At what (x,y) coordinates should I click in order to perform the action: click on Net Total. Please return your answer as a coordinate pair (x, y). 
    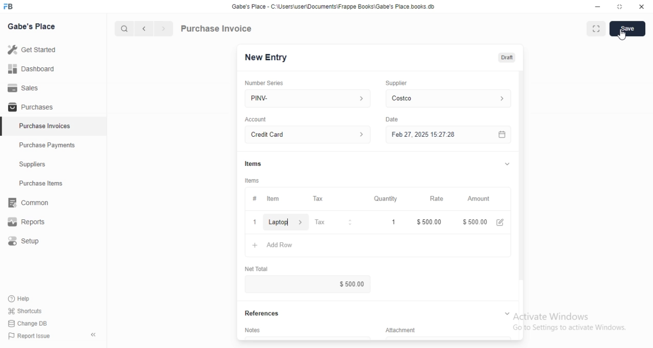
    Looking at the image, I should click on (257, 268).